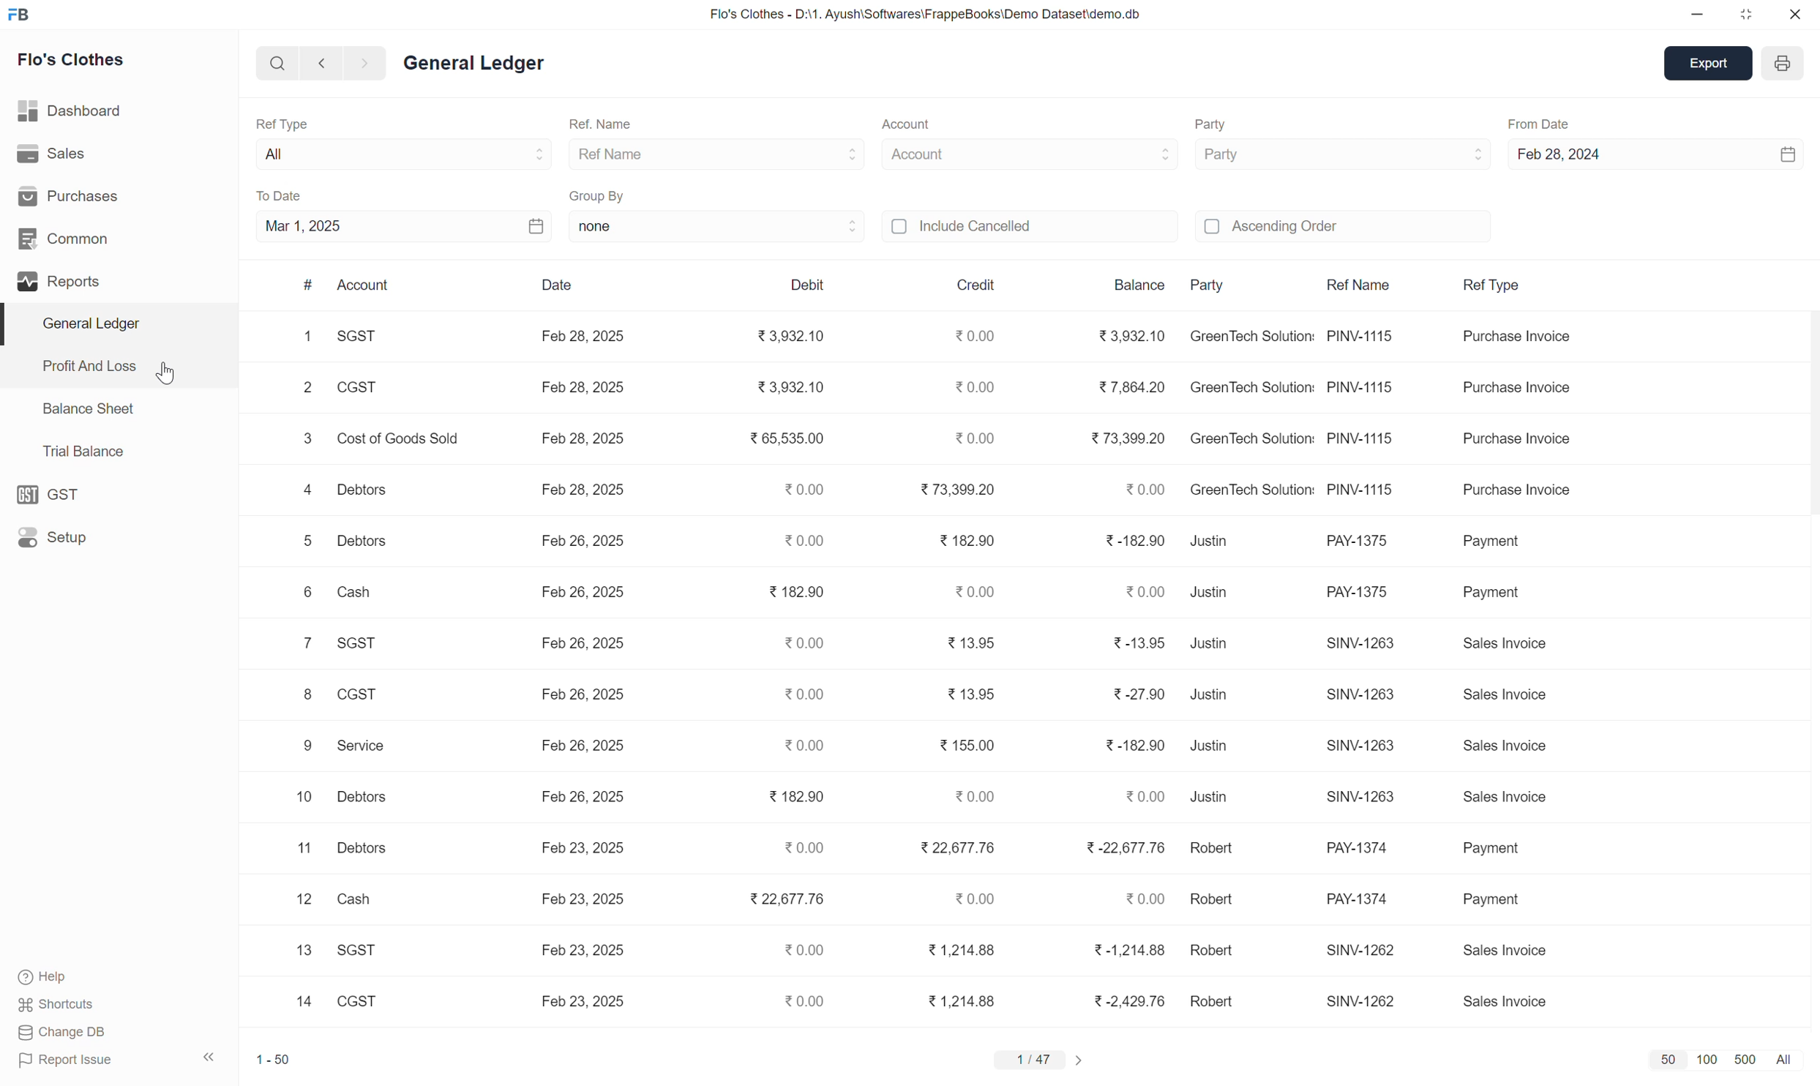 This screenshot has height=1086, width=1820. Describe the element at coordinates (76, 111) in the screenshot. I see `Dashboard` at that location.